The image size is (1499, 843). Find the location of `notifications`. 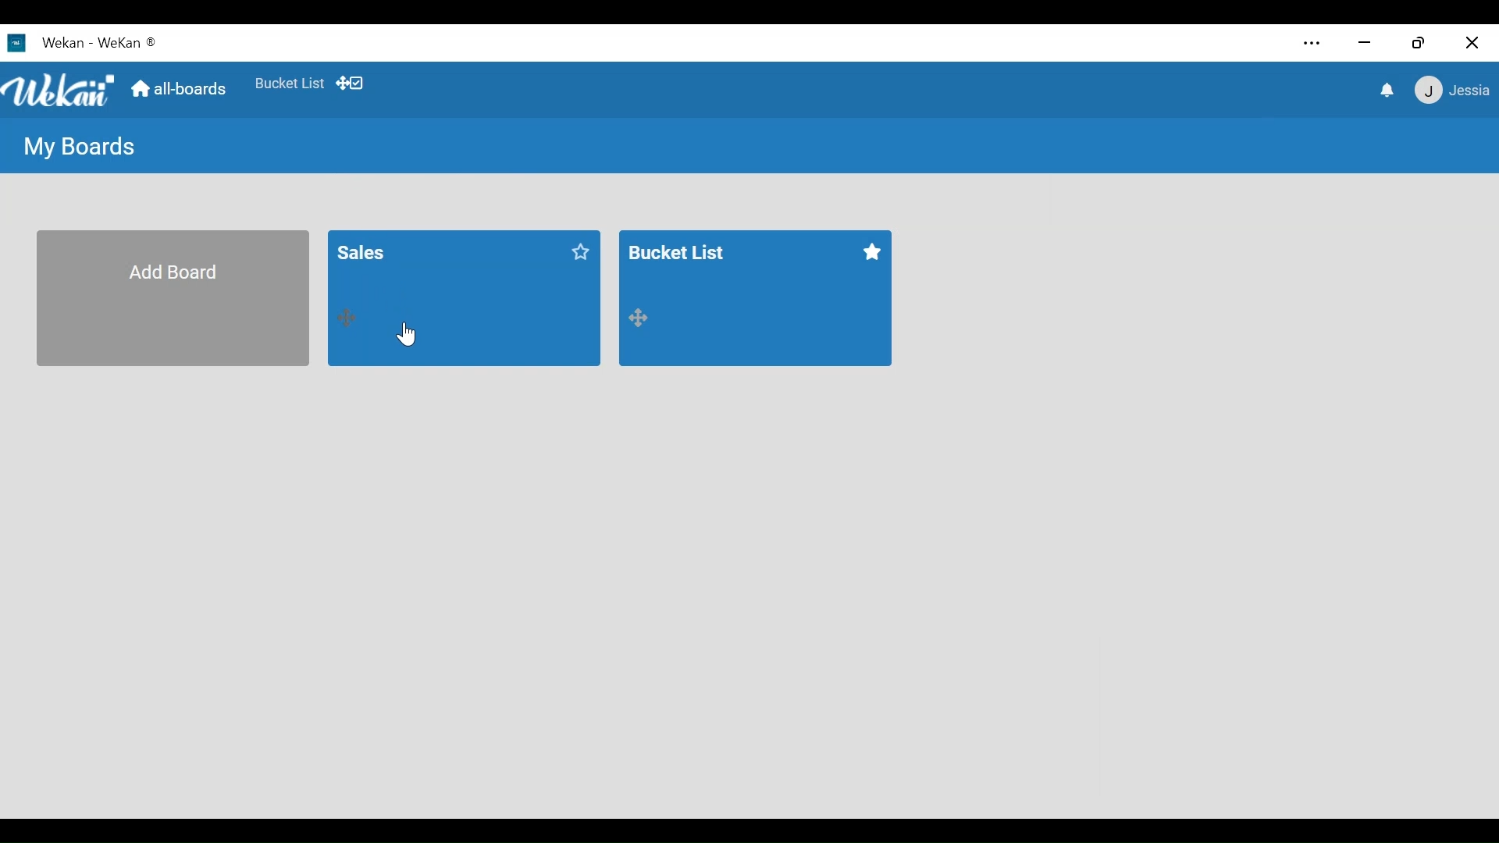

notifications is located at coordinates (1389, 91).